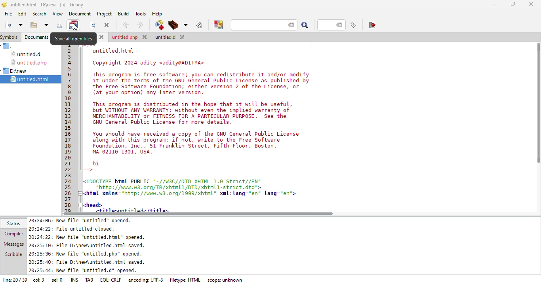 The width and height of the screenshot is (541, 284). What do you see at coordinates (165, 38) in the screenshot?
I see `untitled` at bounding box center [165, 38].